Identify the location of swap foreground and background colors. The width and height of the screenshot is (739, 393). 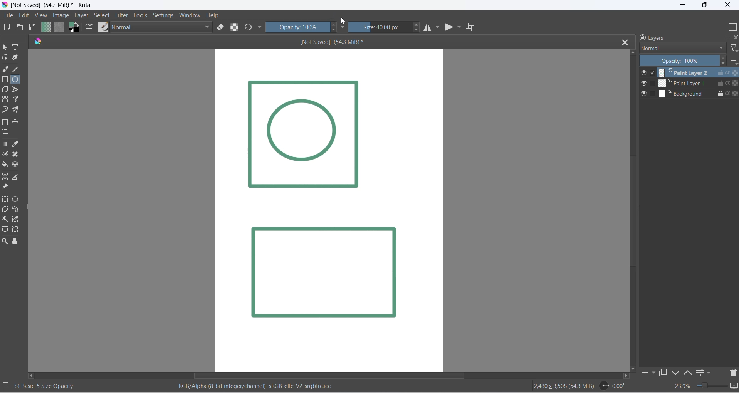
(75, 27).